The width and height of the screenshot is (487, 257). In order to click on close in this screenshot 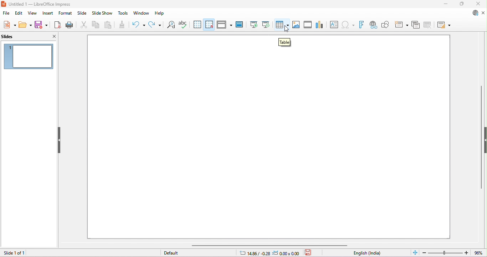, I will do `click(54, 36)`.